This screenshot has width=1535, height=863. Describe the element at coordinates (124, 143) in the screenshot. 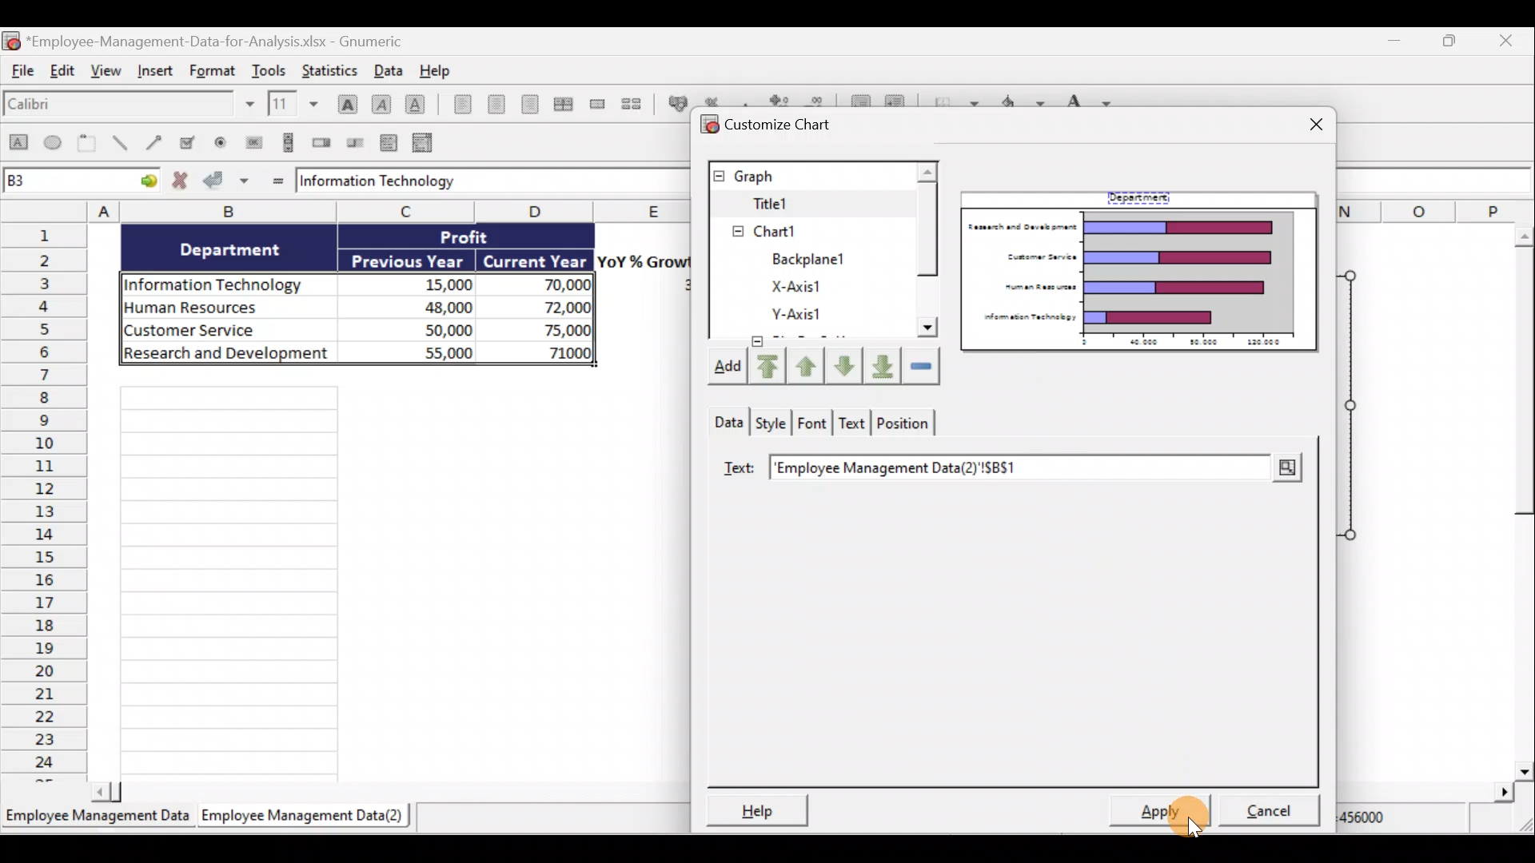

I see `Create a line object` at that location.